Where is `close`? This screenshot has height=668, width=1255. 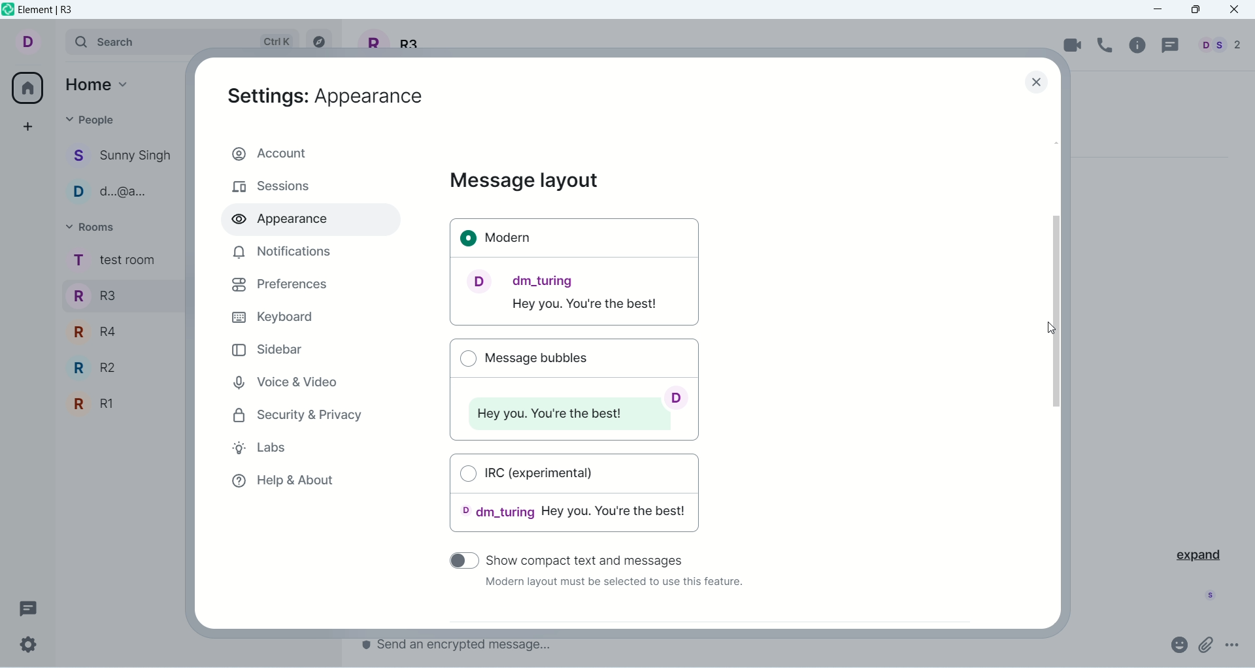
close is located at coordinates (1236, 10).